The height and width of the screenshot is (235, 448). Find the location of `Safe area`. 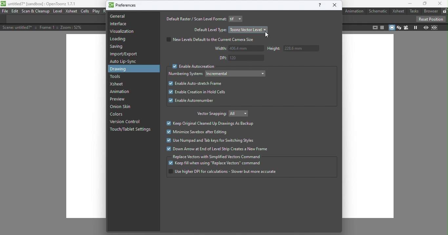

Safe area is located at coordinates (375, 27).